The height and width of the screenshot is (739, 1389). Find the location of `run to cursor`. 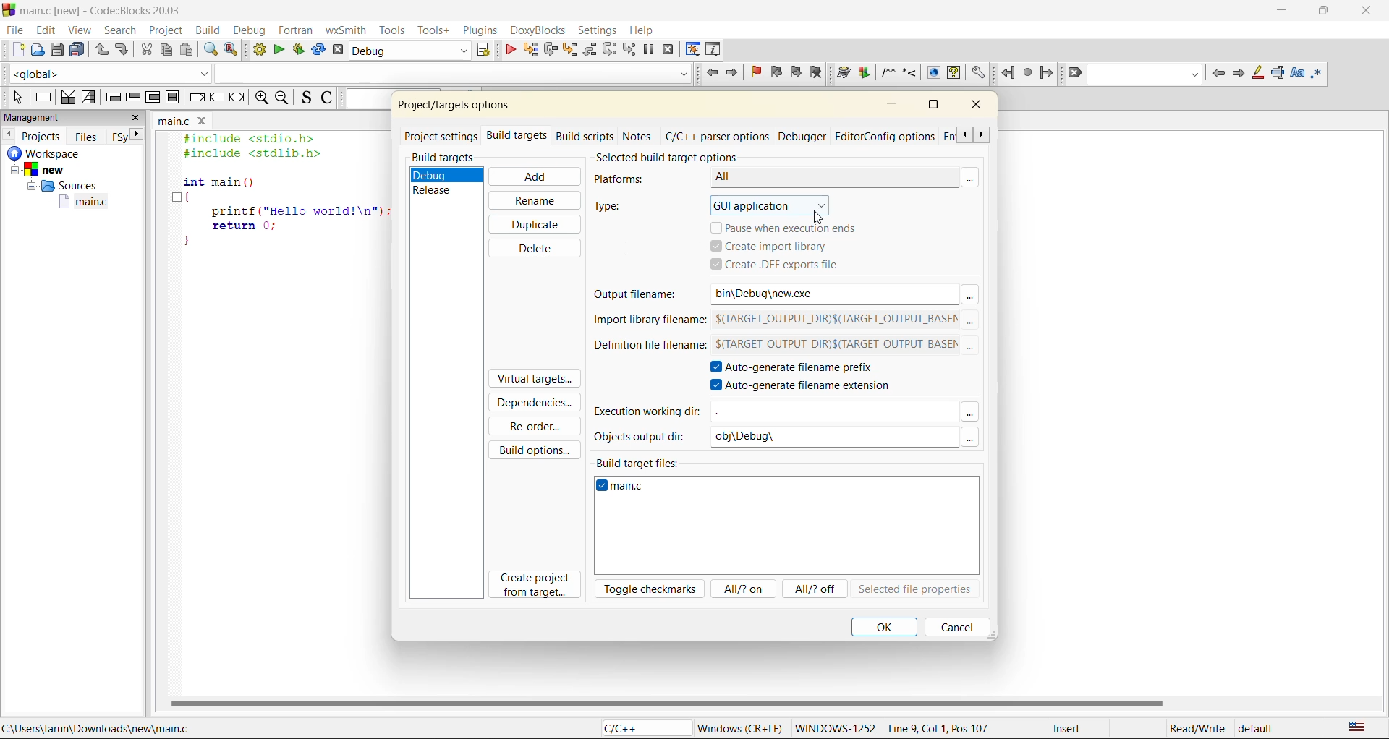

run to cursor is located at coordinates (532, 50).